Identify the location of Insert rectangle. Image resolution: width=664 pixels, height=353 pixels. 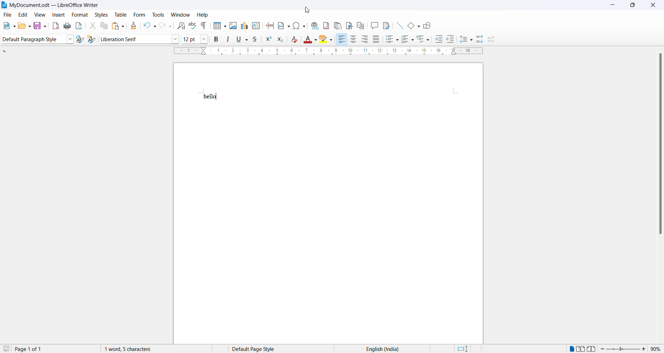
(414, 26).